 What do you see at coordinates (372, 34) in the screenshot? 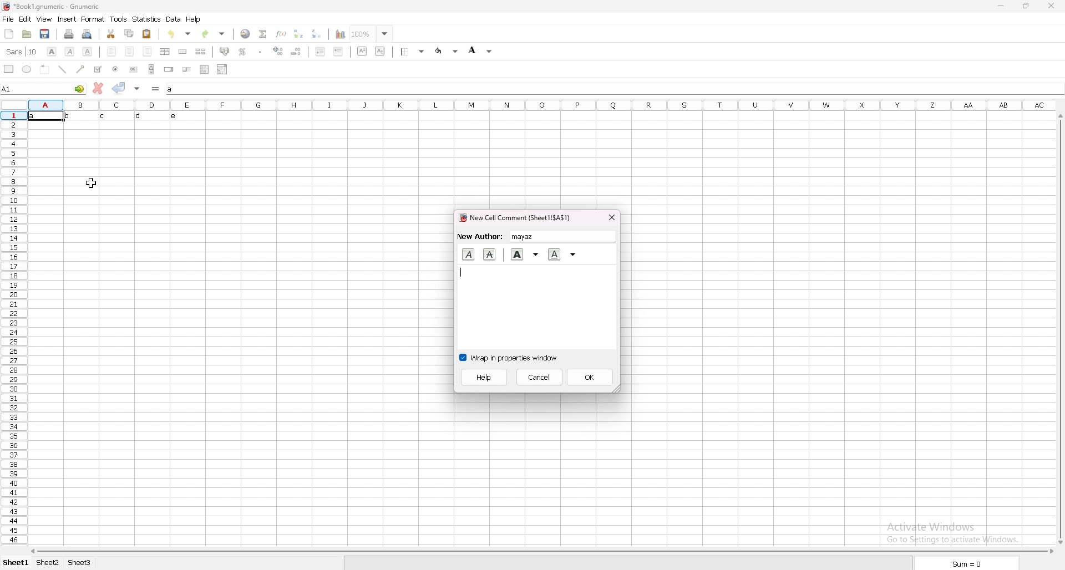
I see `zoom` at bounding box center [372, 34].